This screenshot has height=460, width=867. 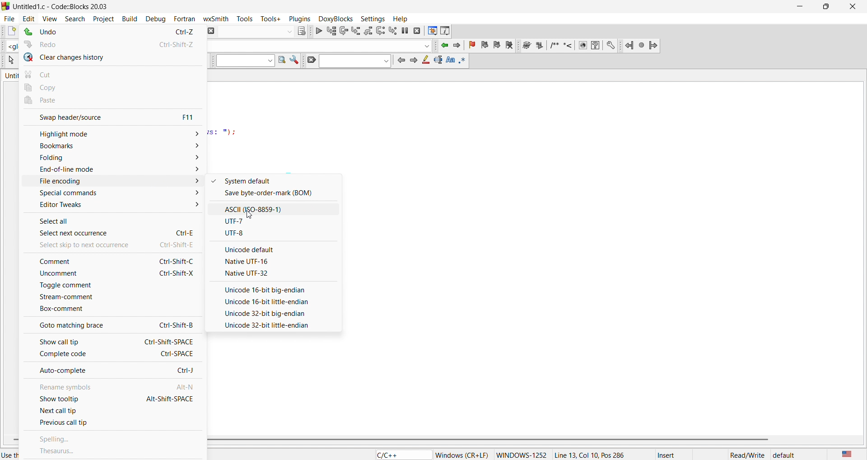 What do you see at coordinates (318, 32) in the screenshot?
I see `debug continue` at bounding box center [318, 32].